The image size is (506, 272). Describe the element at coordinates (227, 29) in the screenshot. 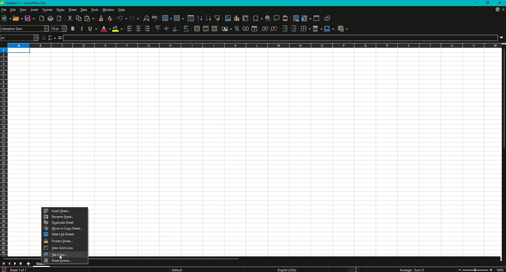

I see `Format as Currency` at that location.